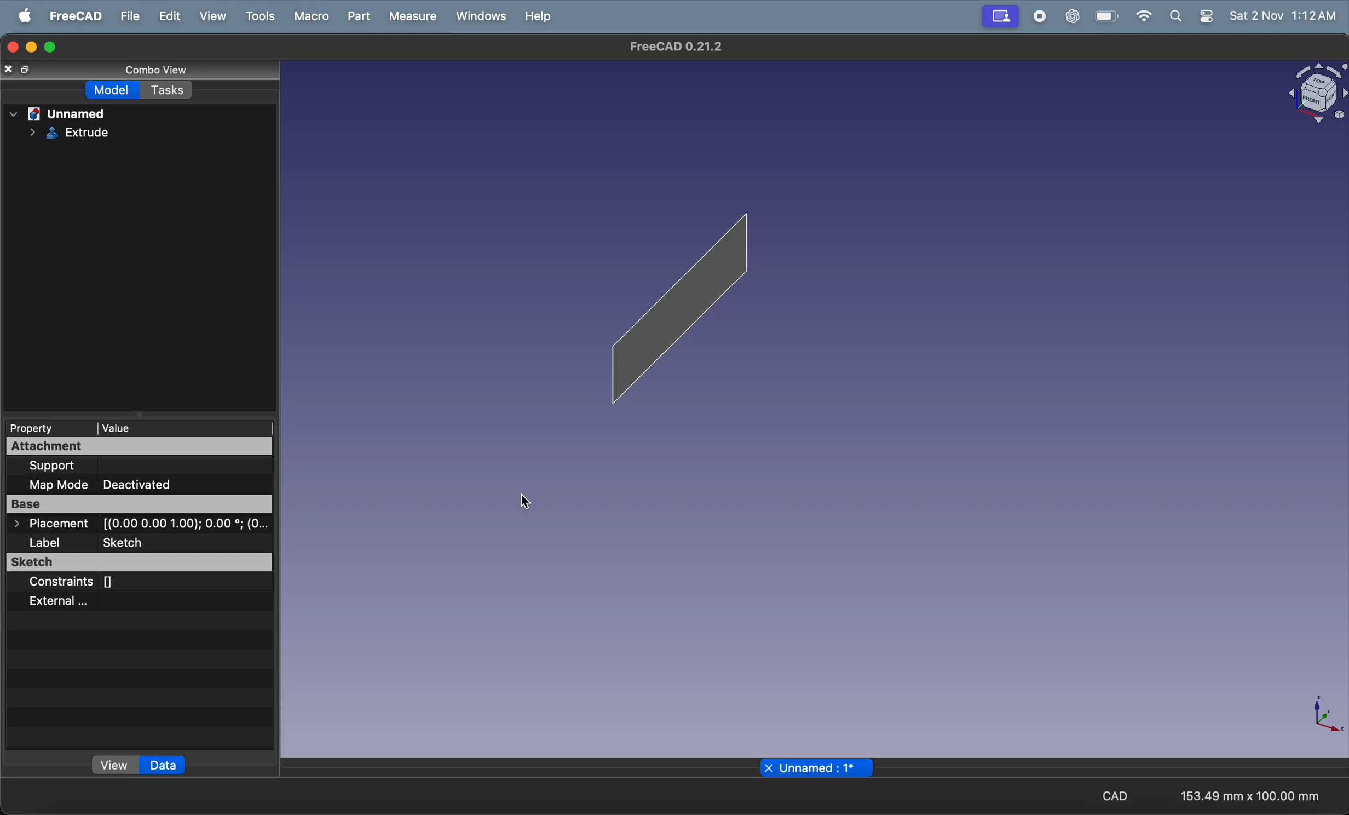 This screenshot has height=815, width=1349. I want to click on tools, so click(257, 17).